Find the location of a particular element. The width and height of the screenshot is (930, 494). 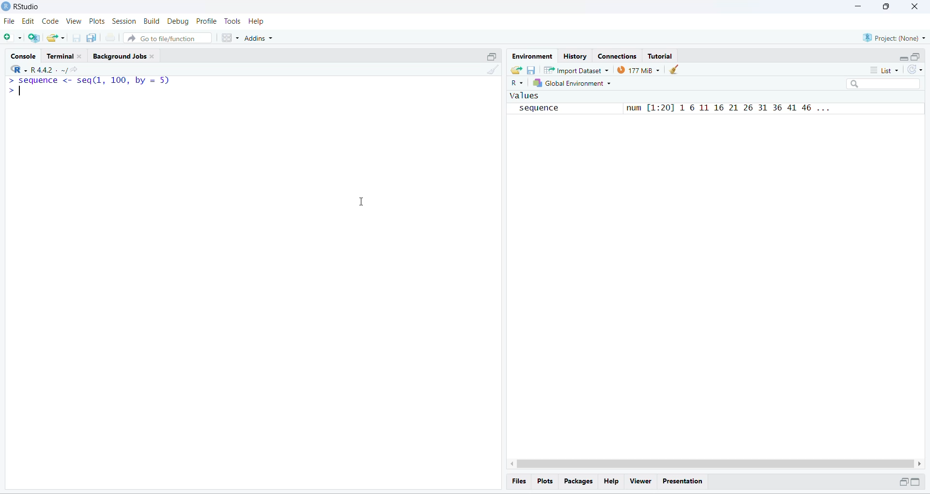

addins is located at coordinates (260, 38).